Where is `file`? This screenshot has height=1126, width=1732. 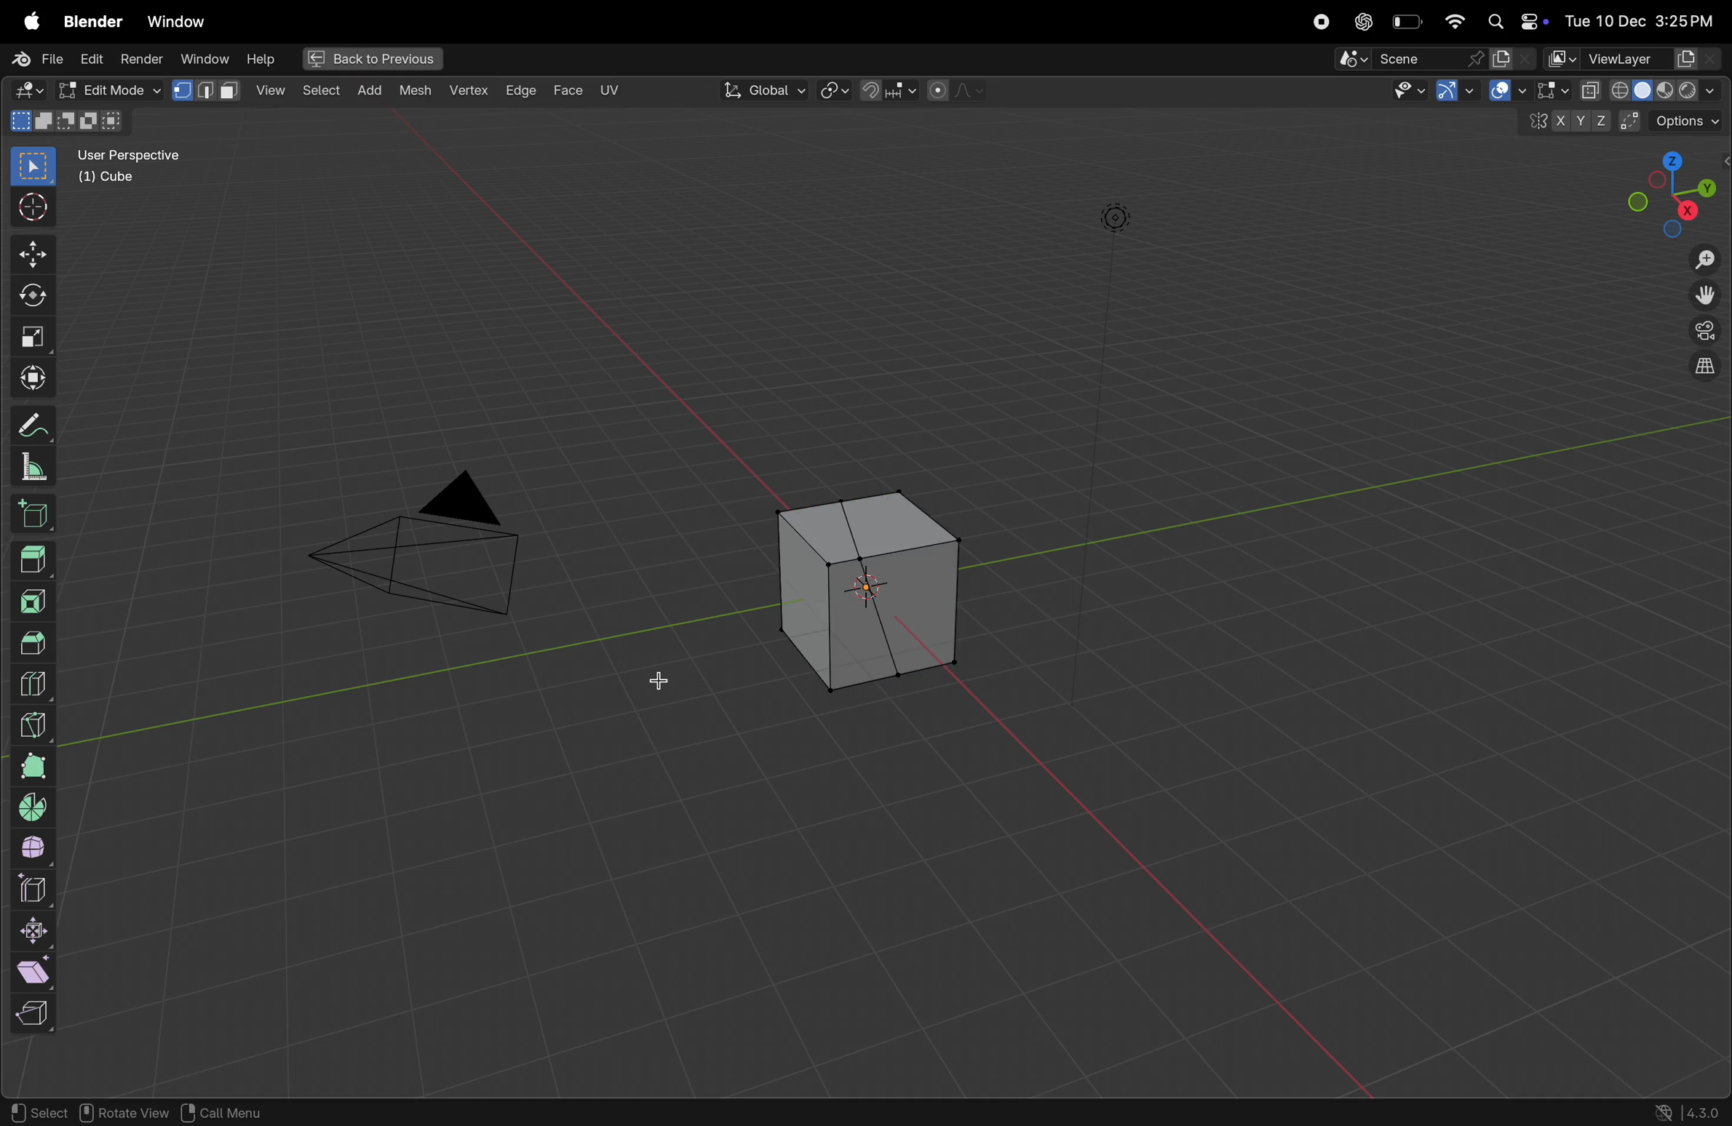 file is located at coordinates (33, 57).